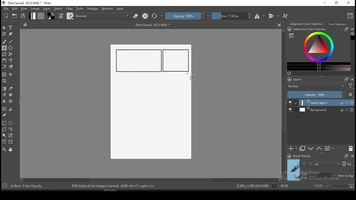  What do you see at coordinates (5, 41) in the screenshot?
I see `brush tool` at bounding box center [5, 41].